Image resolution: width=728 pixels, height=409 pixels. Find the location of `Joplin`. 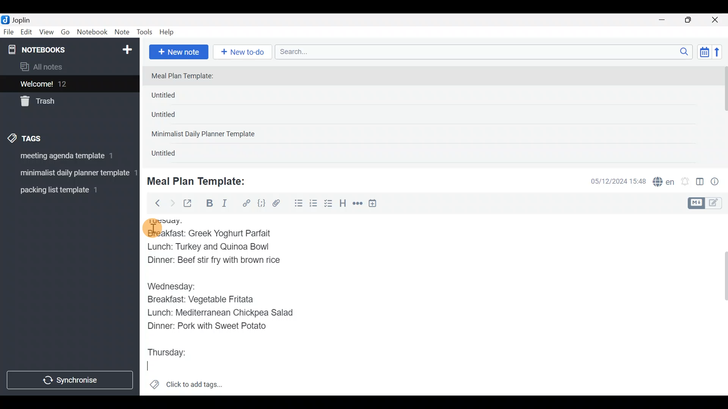

Joplin is located at coordinates (26, 19).